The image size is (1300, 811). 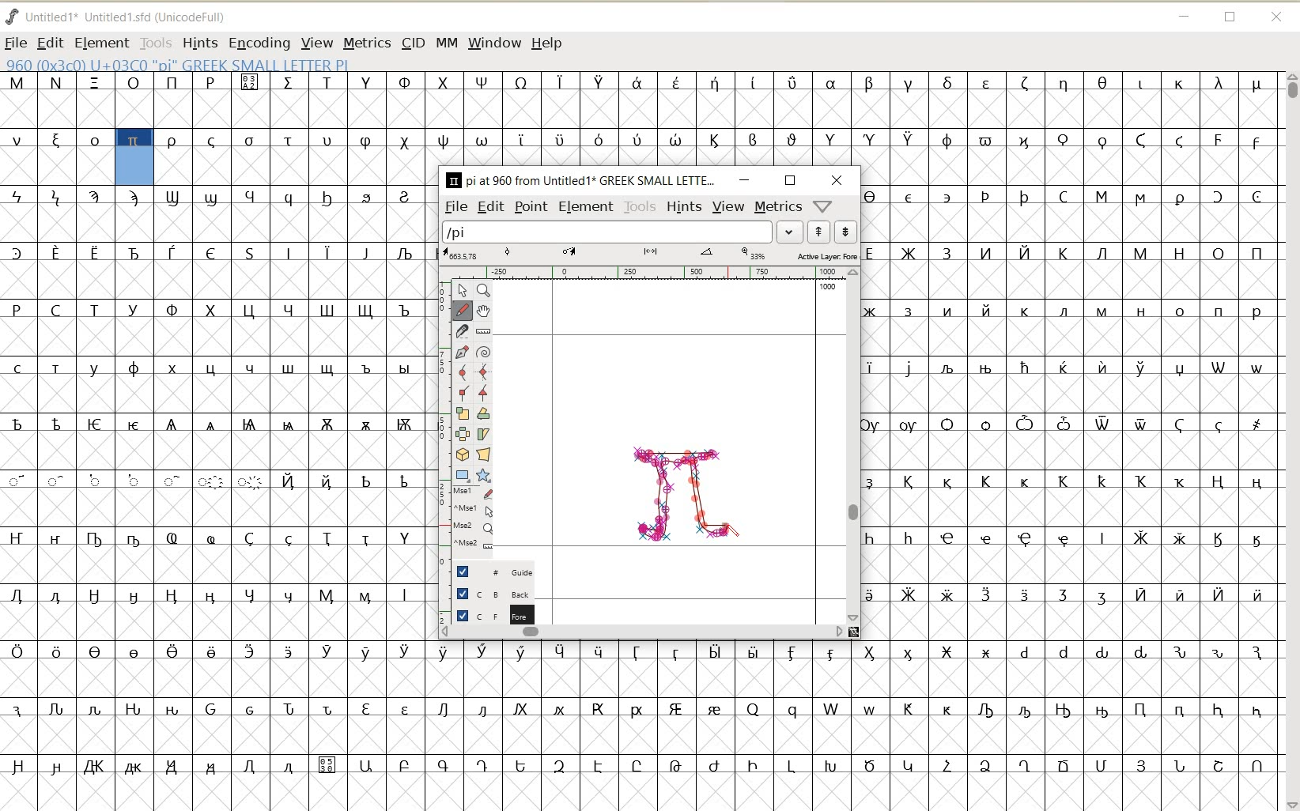 I want to click on PENCIL TOOL/cursor location, so click(x=732, y=532).